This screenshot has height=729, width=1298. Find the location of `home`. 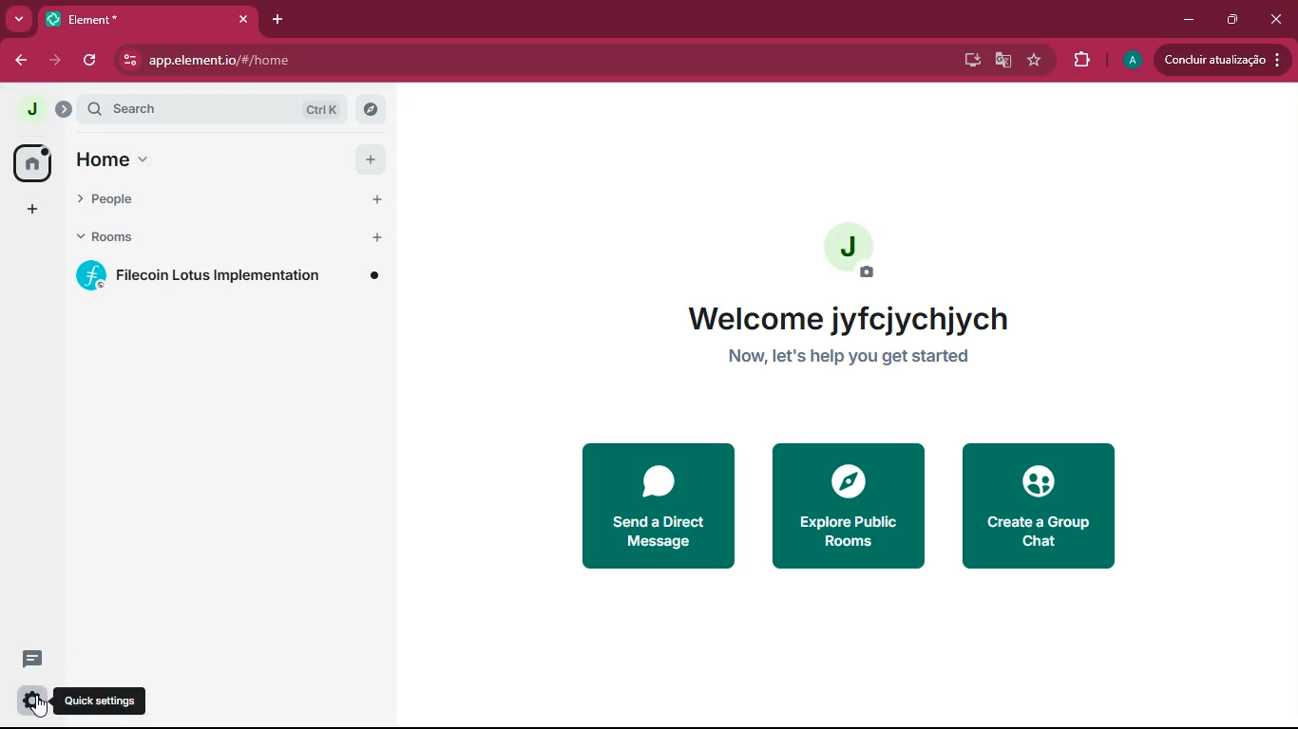

home is located at coordinates (123, 159).